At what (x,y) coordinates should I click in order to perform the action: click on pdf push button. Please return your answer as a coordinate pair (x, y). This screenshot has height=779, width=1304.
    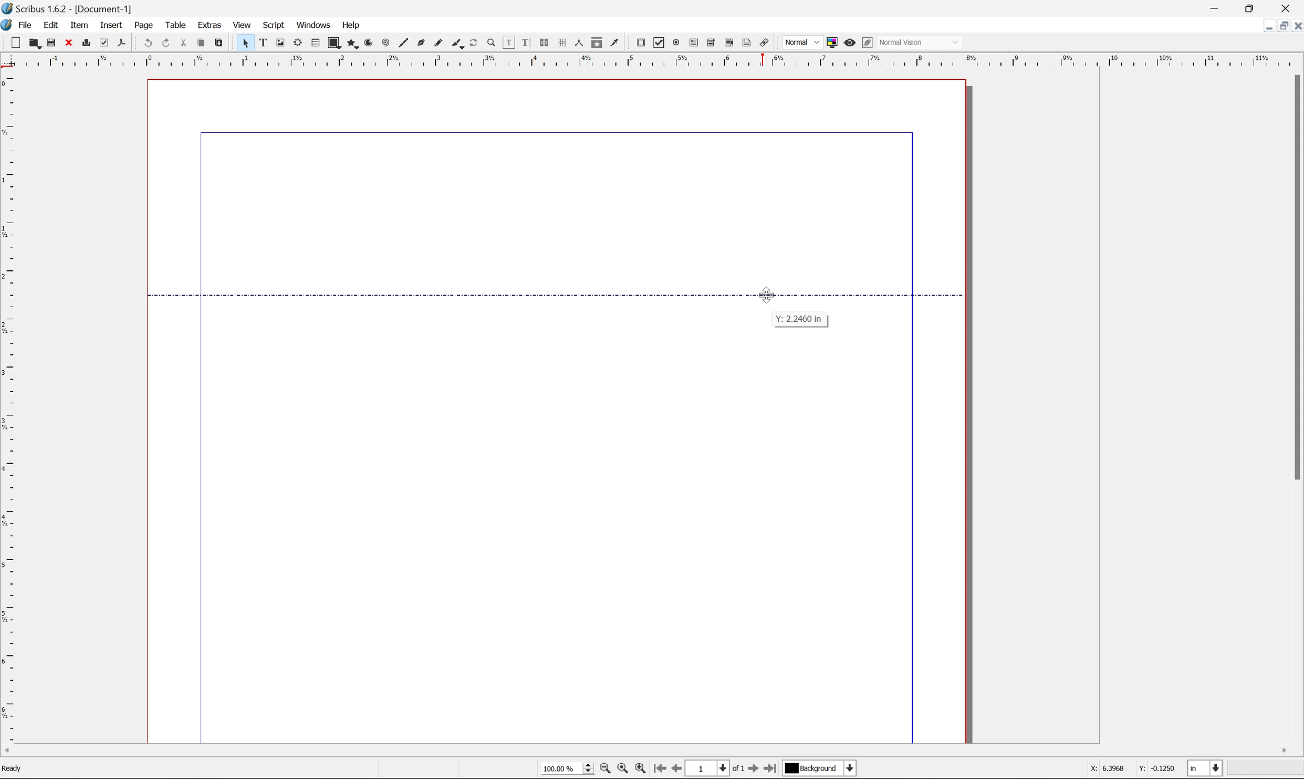
    Looking at the image, I should click on (641, 43).